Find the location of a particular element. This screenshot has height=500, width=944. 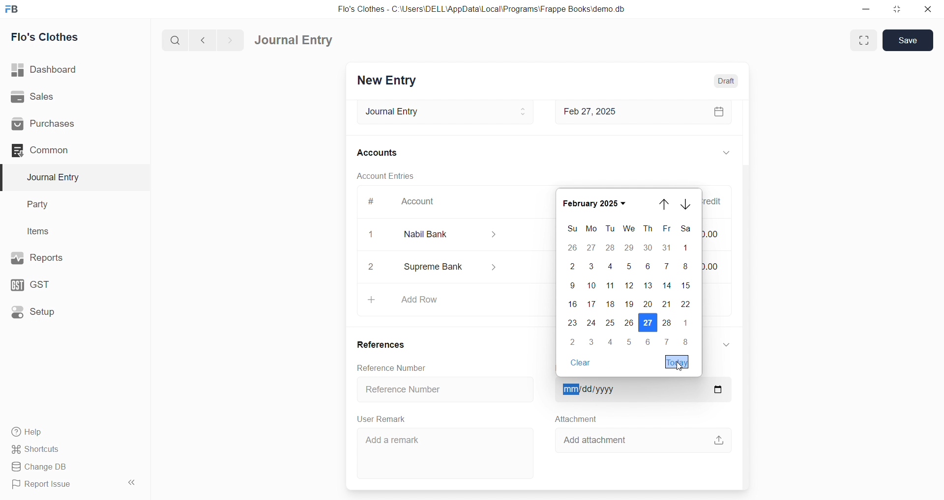

14 is located at coordinates (666, 286).